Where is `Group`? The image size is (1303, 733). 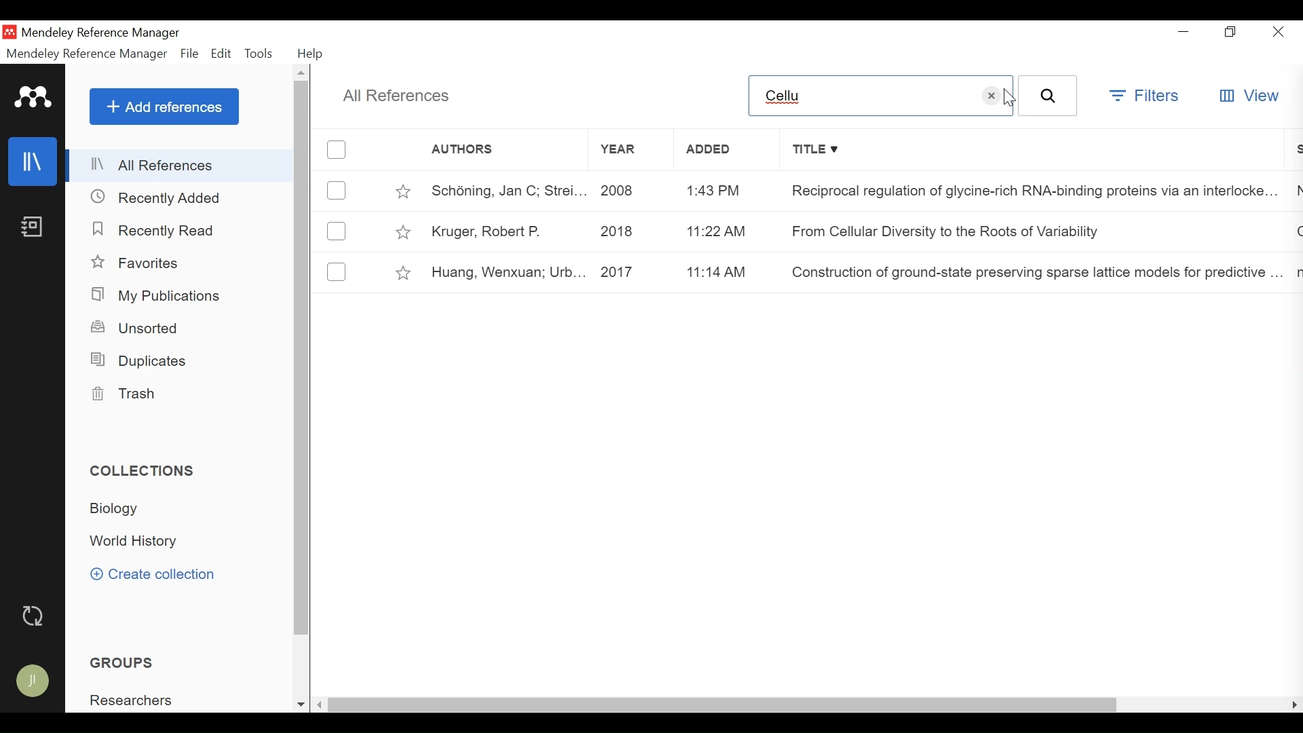 Group is located at coordinates (130, 699).